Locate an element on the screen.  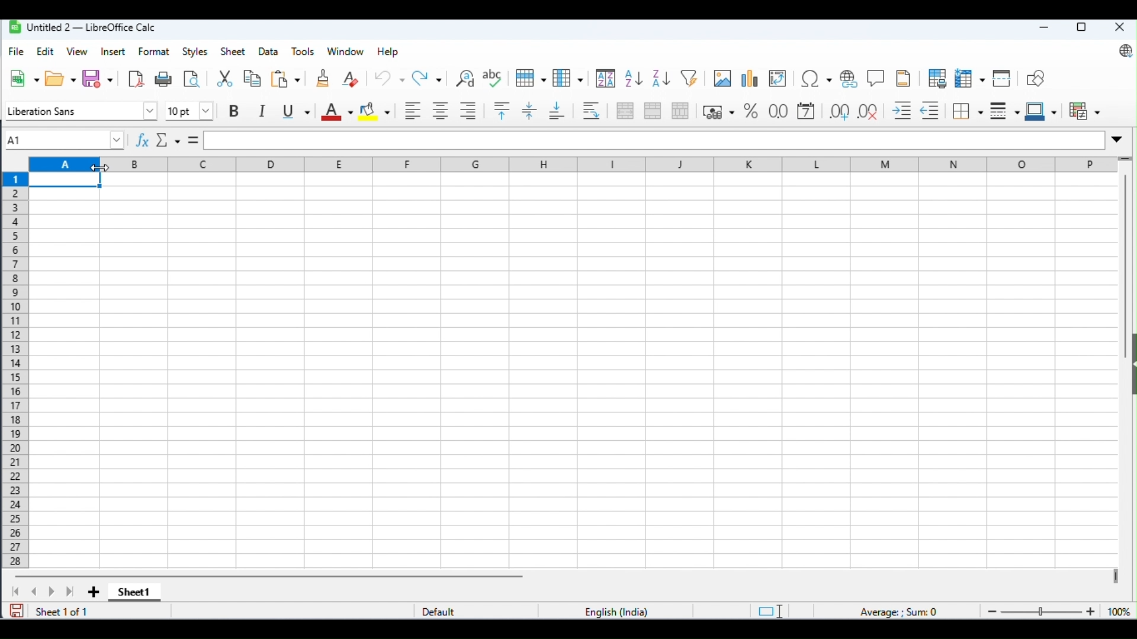
standard selection is located at coordinates (770, 611).